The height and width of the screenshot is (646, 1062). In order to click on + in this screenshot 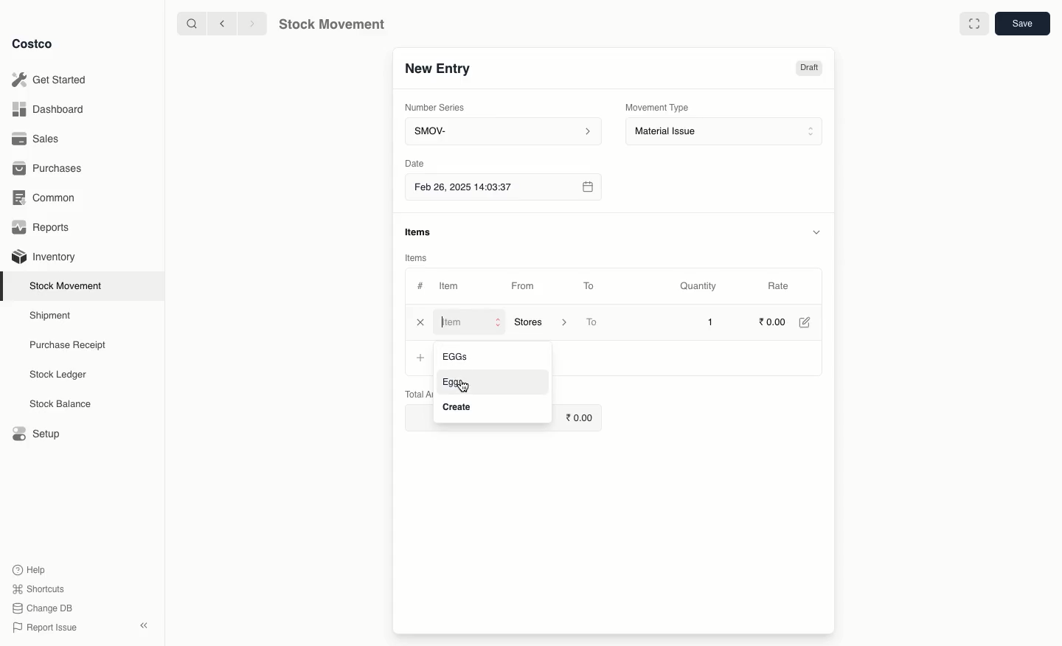, I will do `click(420, 357)`.